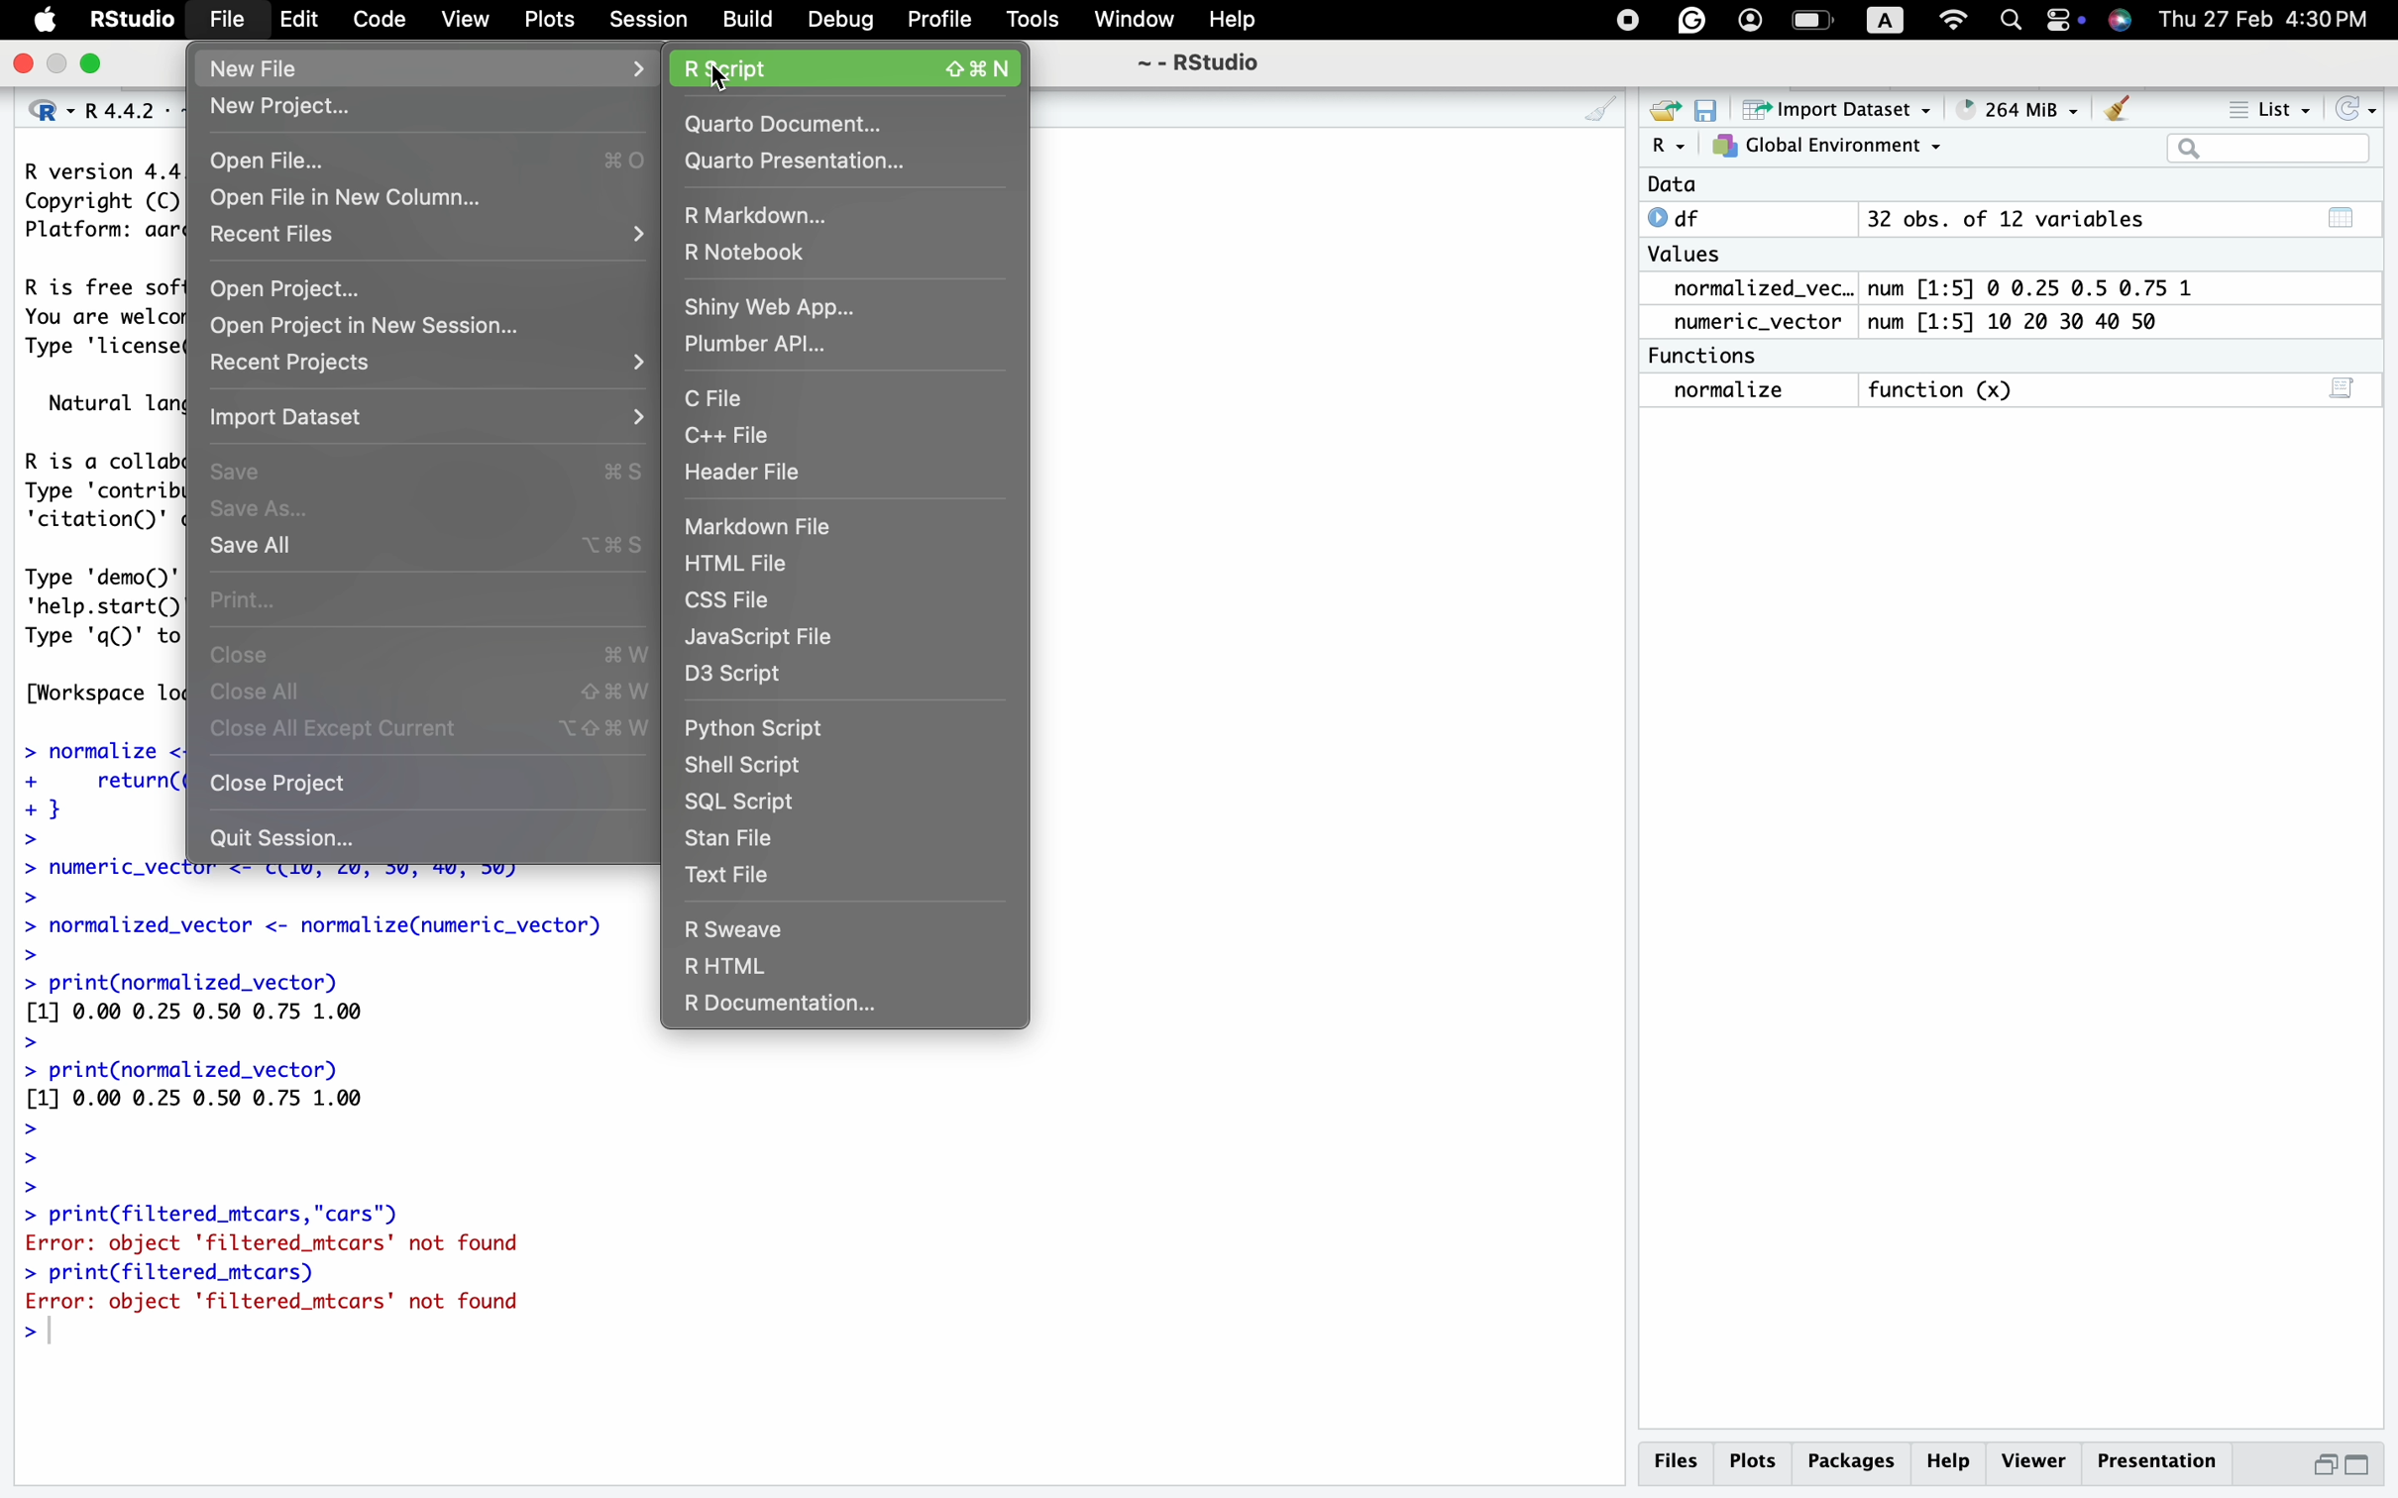 Image resolution: width=2398 pixels, height=1498 pixels. What do you see at coordinates (843, 678) in the screenshot?
I see `D3 script` at bounding box center [843, 678].